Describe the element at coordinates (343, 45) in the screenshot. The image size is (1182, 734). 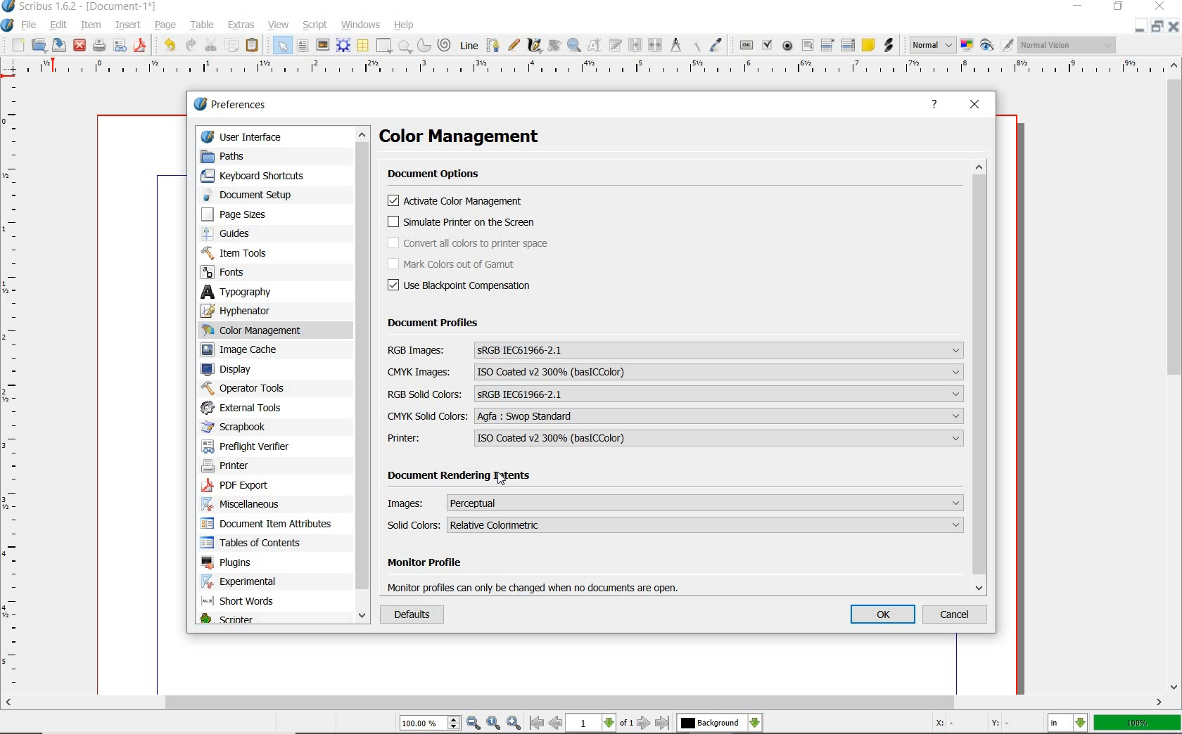
I see `render frame` at that location.